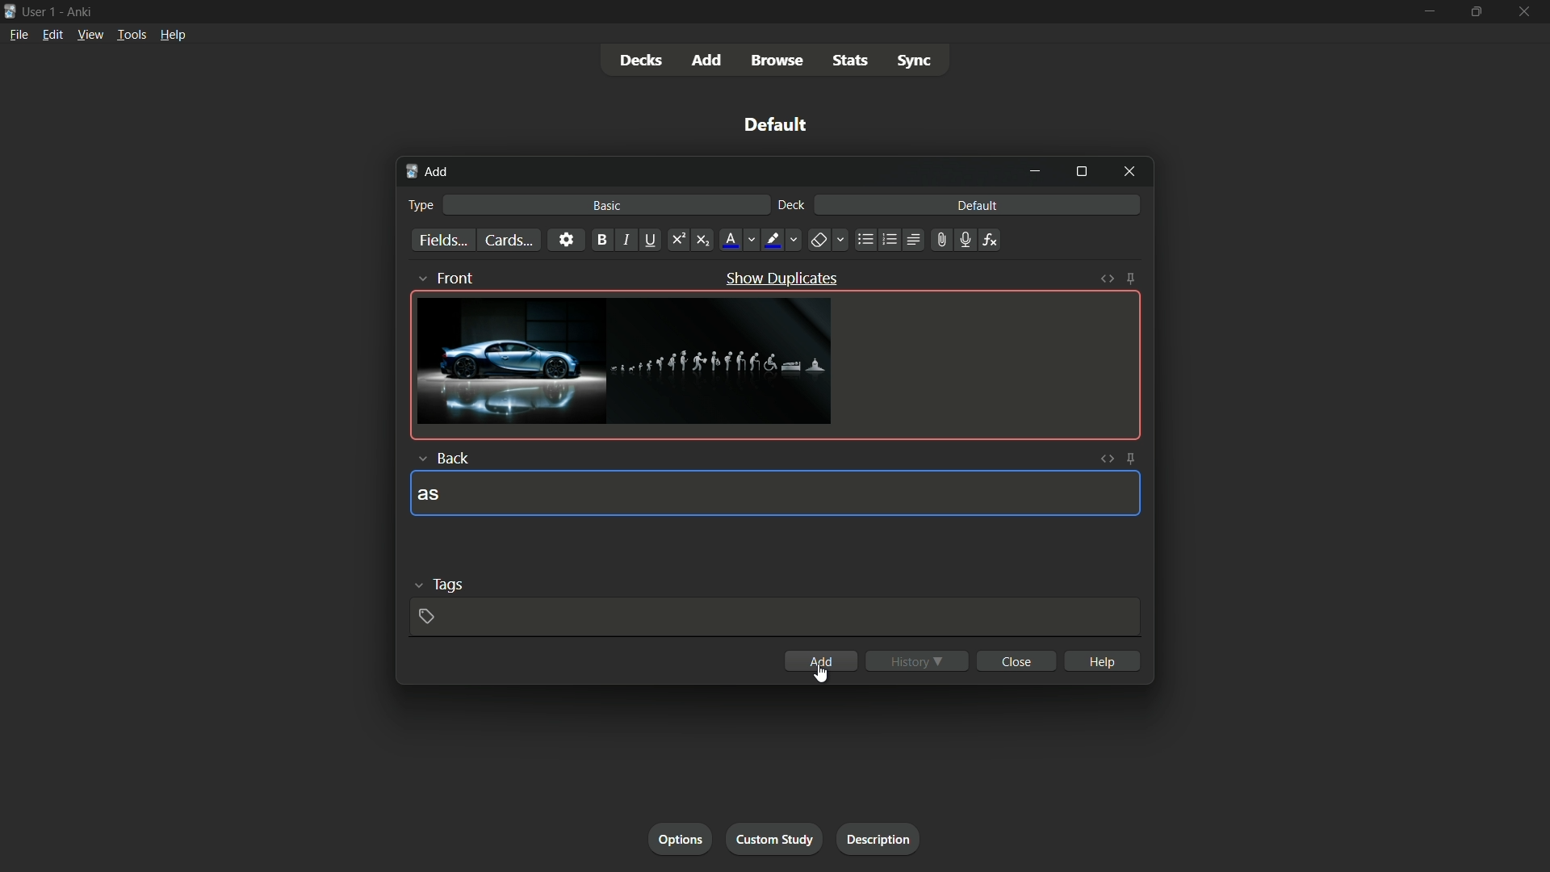  What do you see at coordinates (681, 838) in the screenshot?
I see `options` at bounding box center [681, 838].